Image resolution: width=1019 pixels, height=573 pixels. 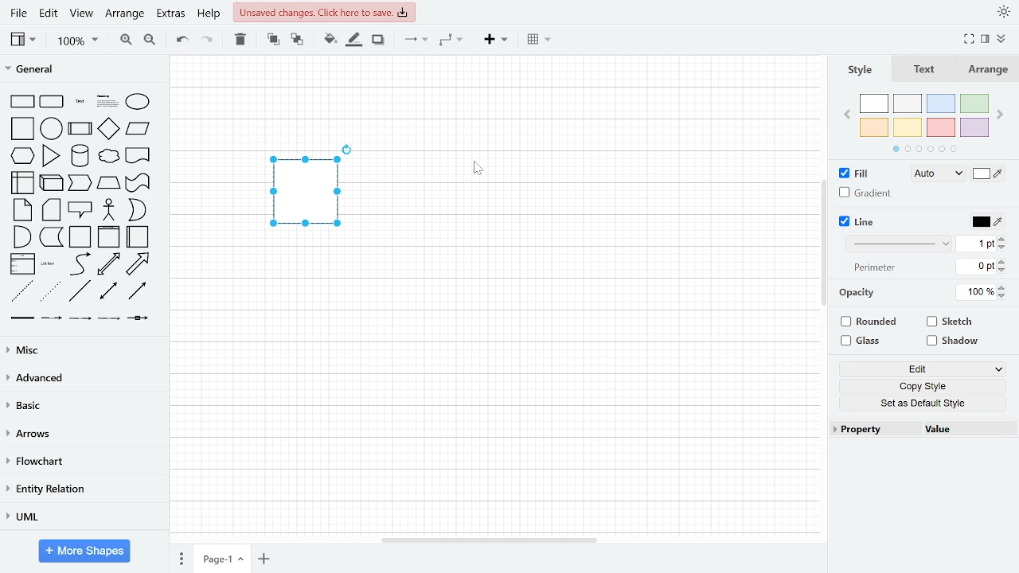 What do you see at coordinates (858, 293) in the screenshot?
I see `opacity` at bounding box center [858, 293].